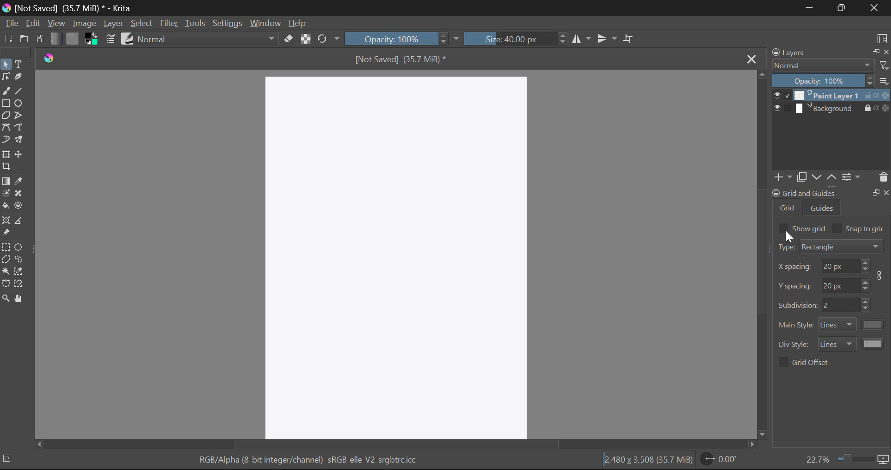 The height and width of the screenshot is (470, 891). What do you see at coordinates (817, 458) in the screenshot?
I see `zoom value` at bounding box center [817, 458].